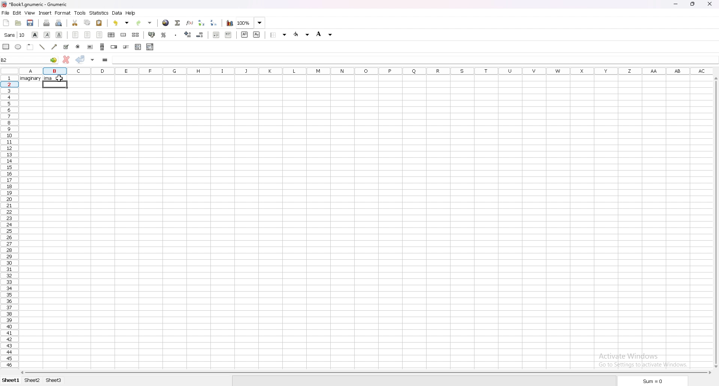 This screenshot has height=386, width=719. Describe the element at coordinates (244, 34) in the screenshot. I see `superscript` at that location.